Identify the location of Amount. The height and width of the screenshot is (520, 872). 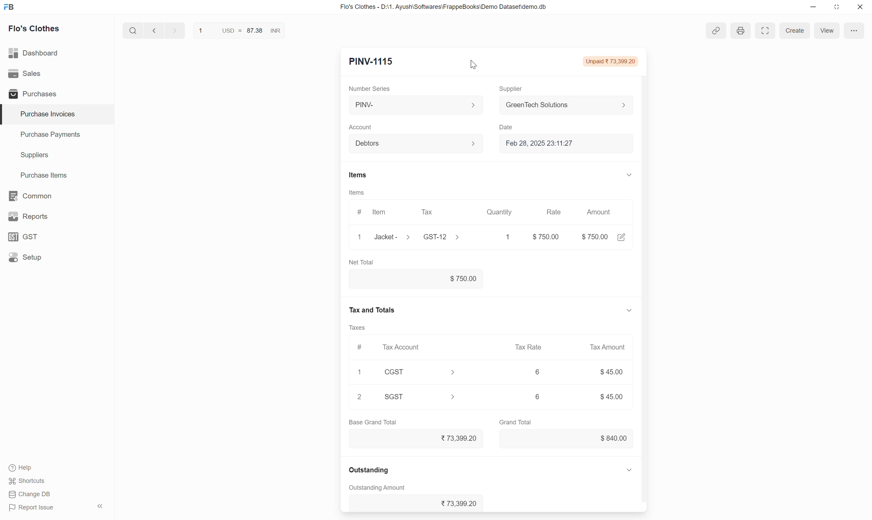
(600, 212).